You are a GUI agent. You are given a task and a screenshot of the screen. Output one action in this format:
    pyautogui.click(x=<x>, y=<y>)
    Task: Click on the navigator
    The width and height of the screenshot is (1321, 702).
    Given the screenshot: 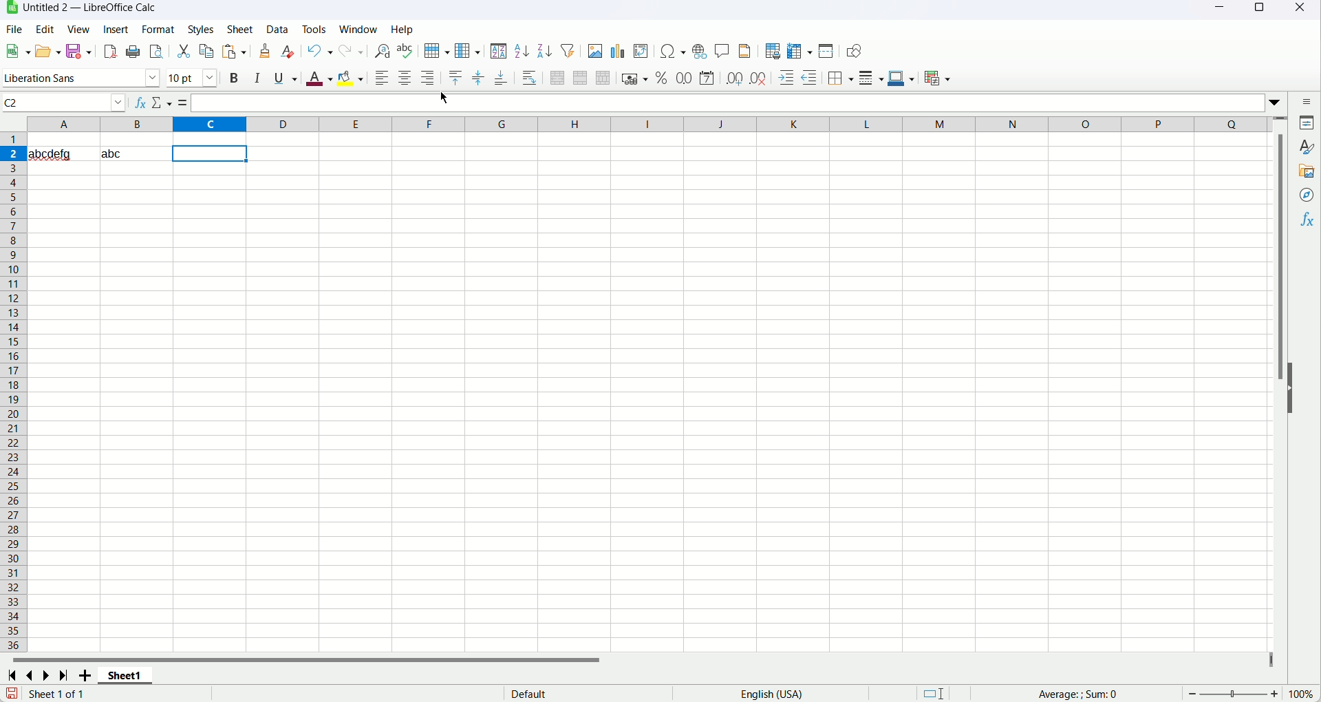 What is the action you would take?
    pyautogui.click(x=1307, y=195)
    